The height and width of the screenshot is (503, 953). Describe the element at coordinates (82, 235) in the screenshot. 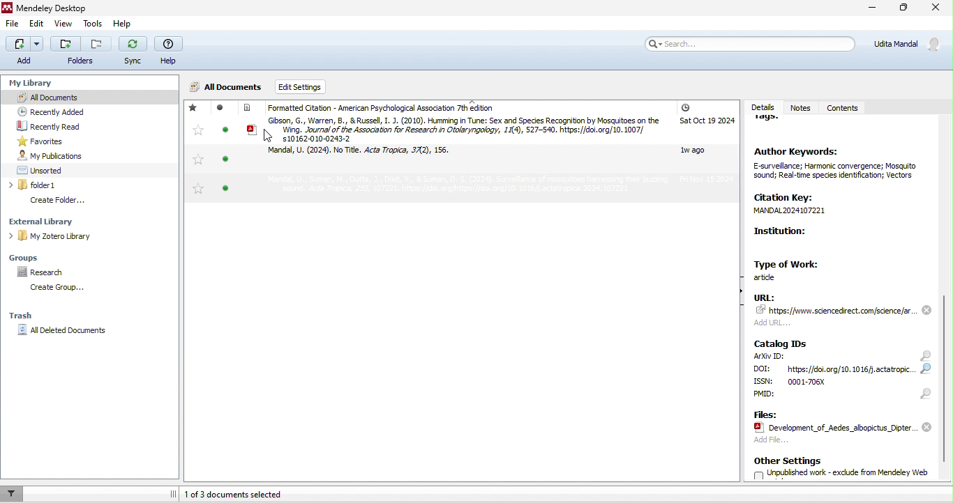

I see `my zotero library` at that location.